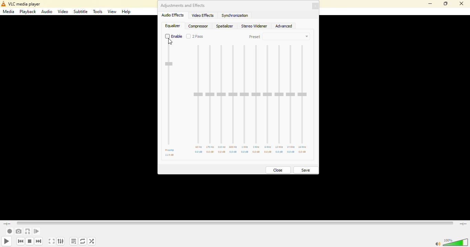 Image resolution: width=470 pixels, height=247 pixels. What do you see at coordinates (437, 244) in the screenshot?
I see `mute` at bounding box center [437, 244].